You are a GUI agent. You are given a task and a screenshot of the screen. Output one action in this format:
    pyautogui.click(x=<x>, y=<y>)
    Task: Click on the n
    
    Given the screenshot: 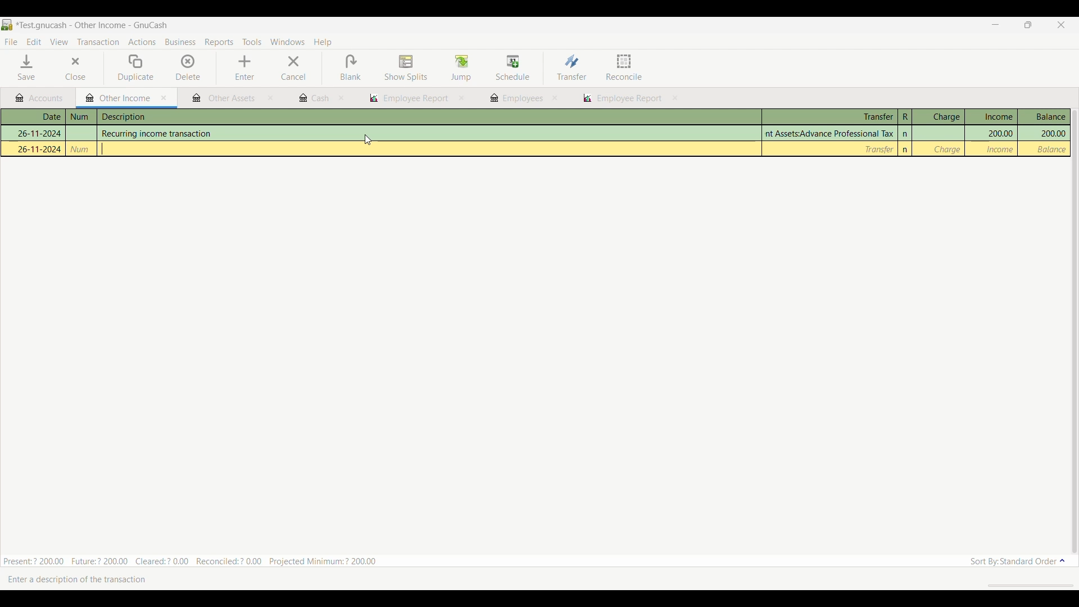 What is the action you would take?
    pyautogui.click(x=906, y=150)
    